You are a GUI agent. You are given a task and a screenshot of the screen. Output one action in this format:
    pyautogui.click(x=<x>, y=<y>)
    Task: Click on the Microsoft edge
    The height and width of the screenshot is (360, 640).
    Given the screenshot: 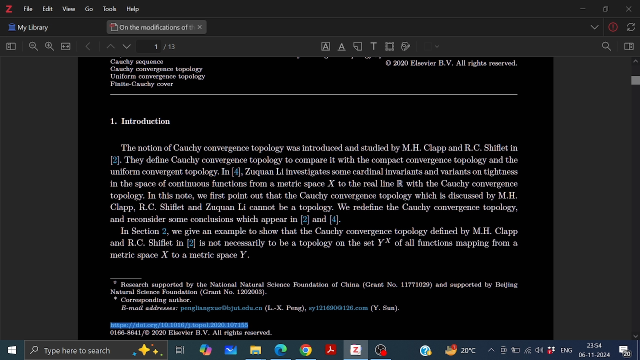 What is the action you would take?
    pyautogui.click(x=281, y=350)
    